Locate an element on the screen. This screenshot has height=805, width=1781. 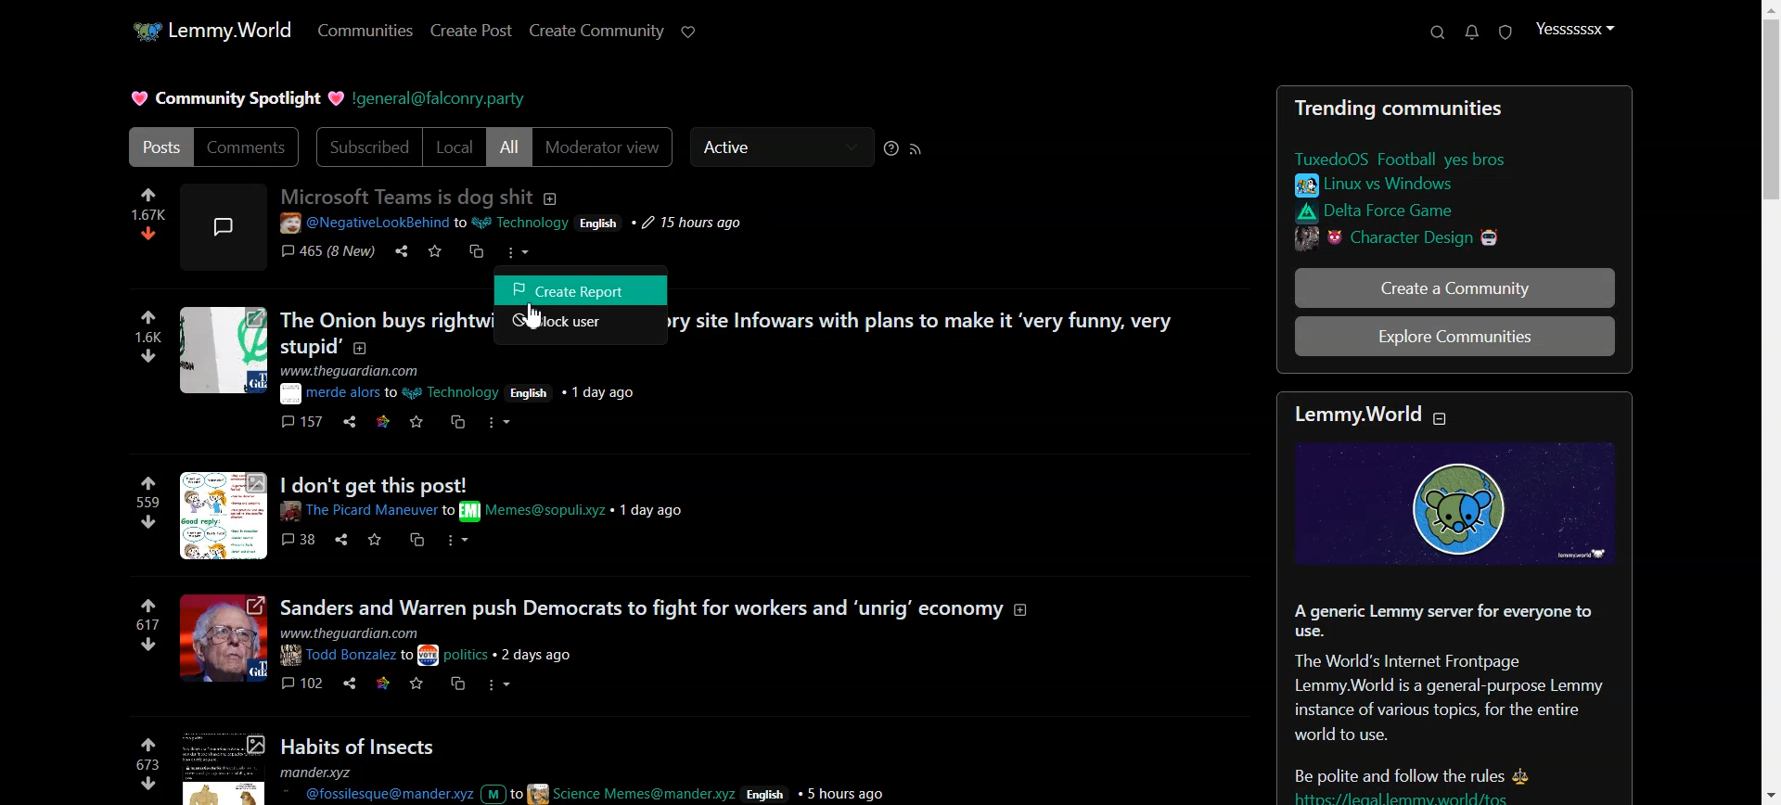
share is located at coordinates (350, 424).